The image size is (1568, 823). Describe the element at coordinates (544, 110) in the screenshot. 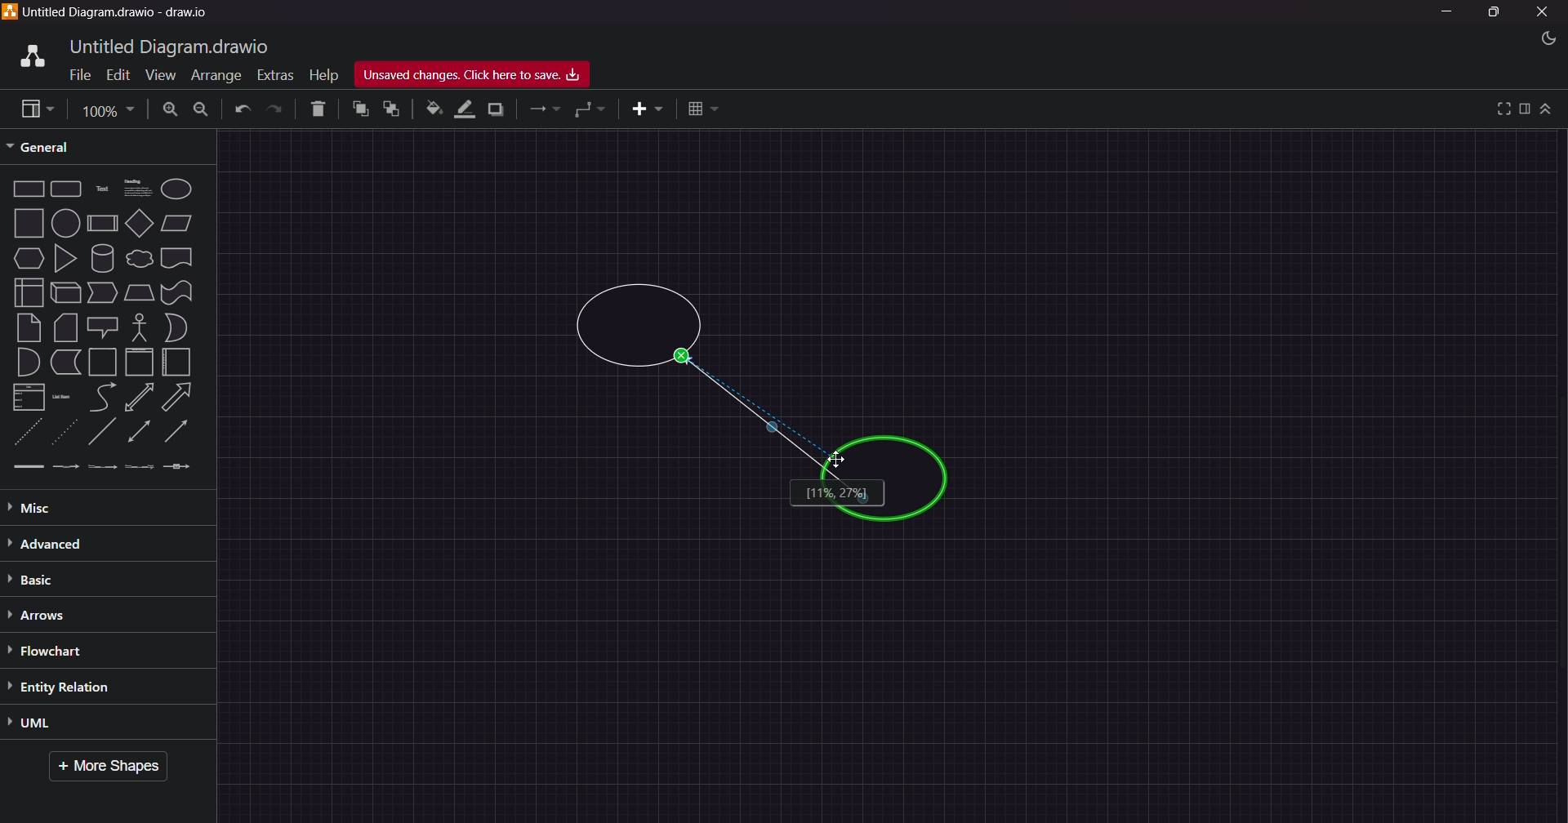

I see `connections` at that location.